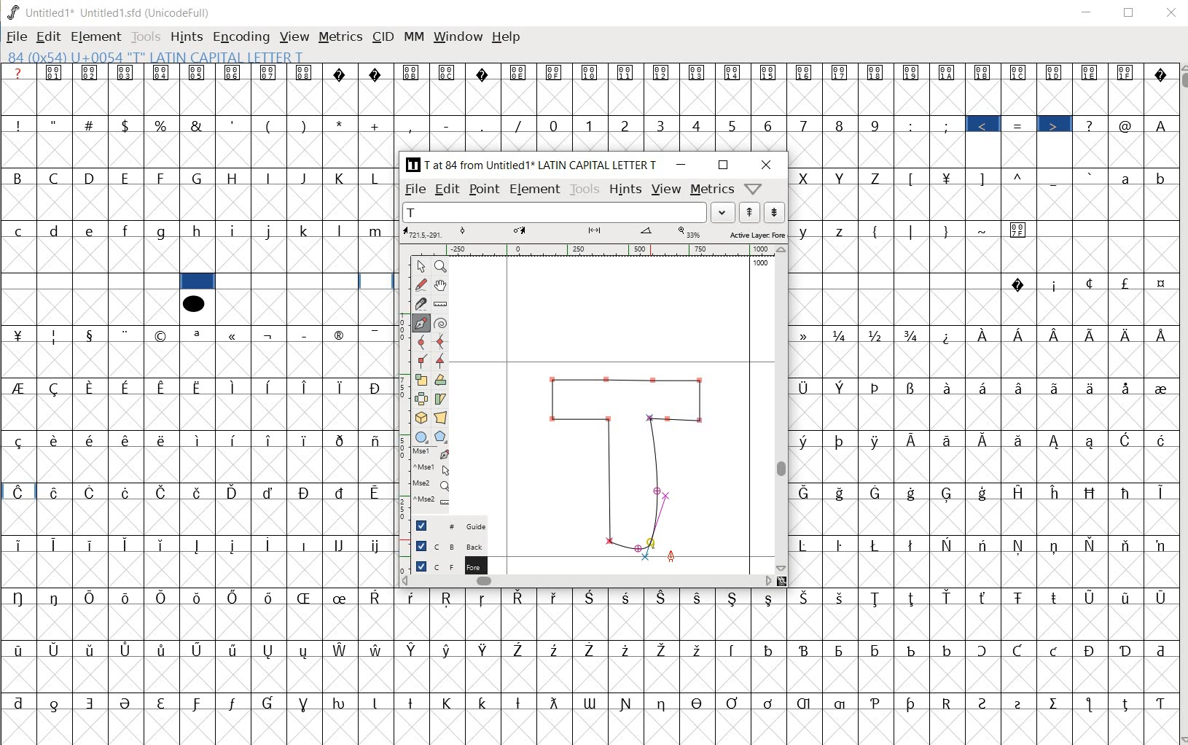 This screenshot has width=1188, height=745. What do you see at coordinates (198, 72) in the screenshot?
I see `Symbol` at bounding box center [198, 72].